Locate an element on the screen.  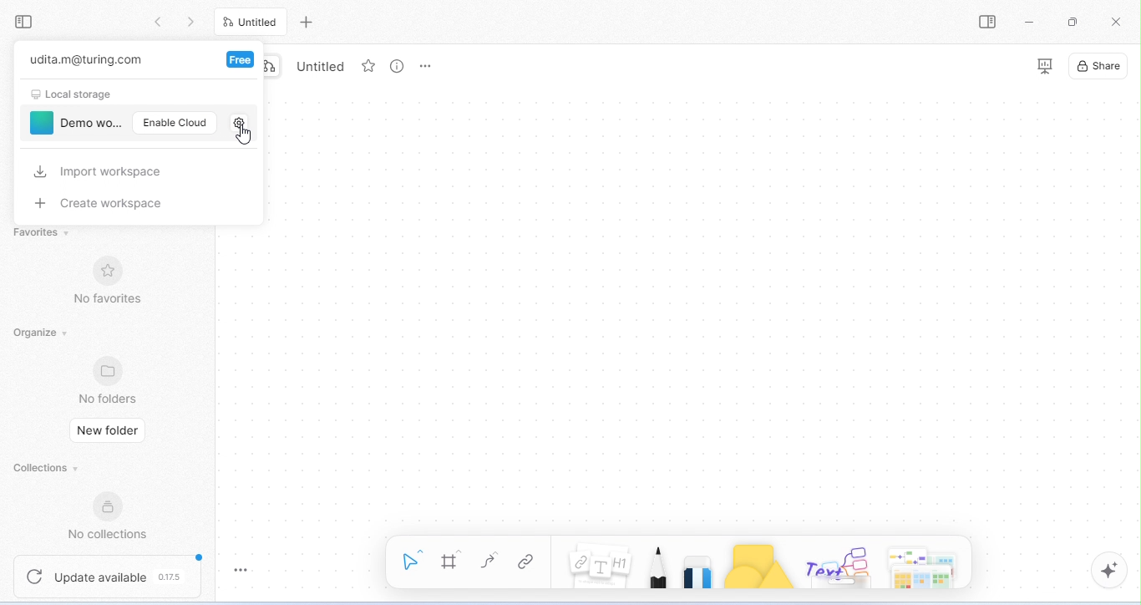
demo workspace is located at coordinates (76, 121).